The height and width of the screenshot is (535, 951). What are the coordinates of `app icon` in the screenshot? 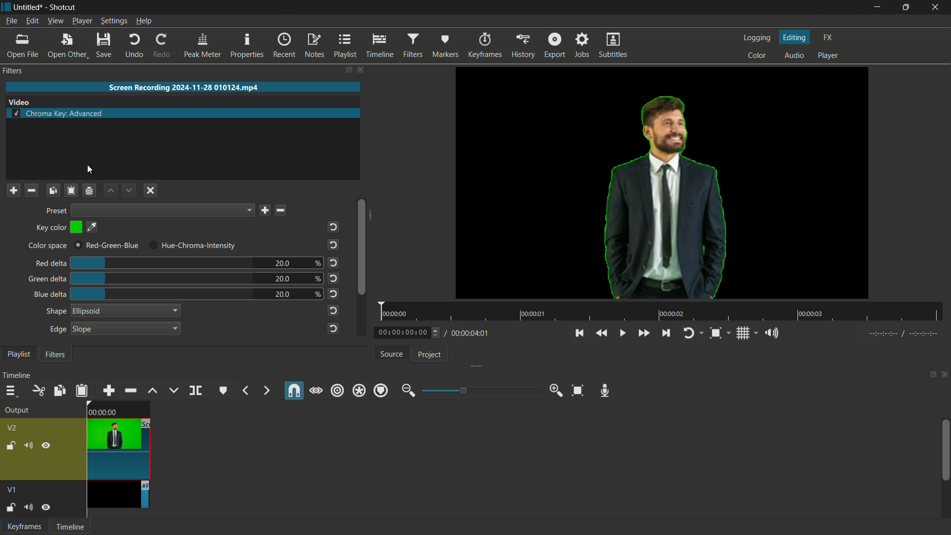 It's located at (6, 7).